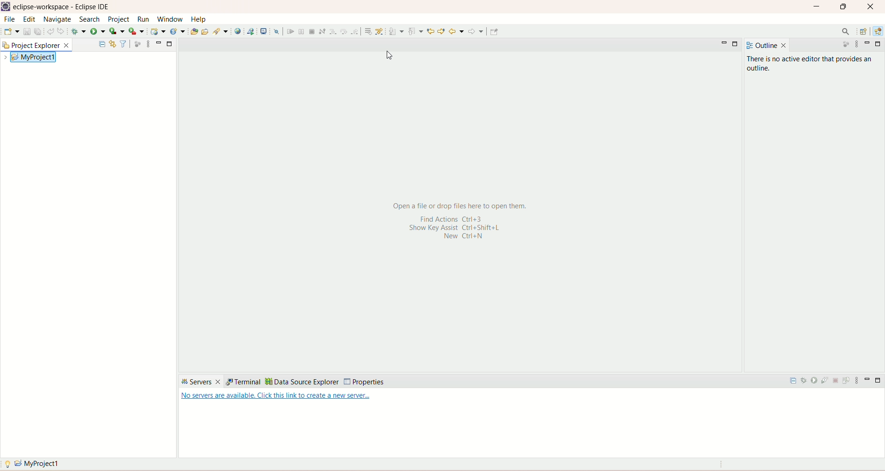 This screenshot has height=471, width=885. Describe the element at coordinates (6, 6) in the screenshot. I see `logo` at that location.